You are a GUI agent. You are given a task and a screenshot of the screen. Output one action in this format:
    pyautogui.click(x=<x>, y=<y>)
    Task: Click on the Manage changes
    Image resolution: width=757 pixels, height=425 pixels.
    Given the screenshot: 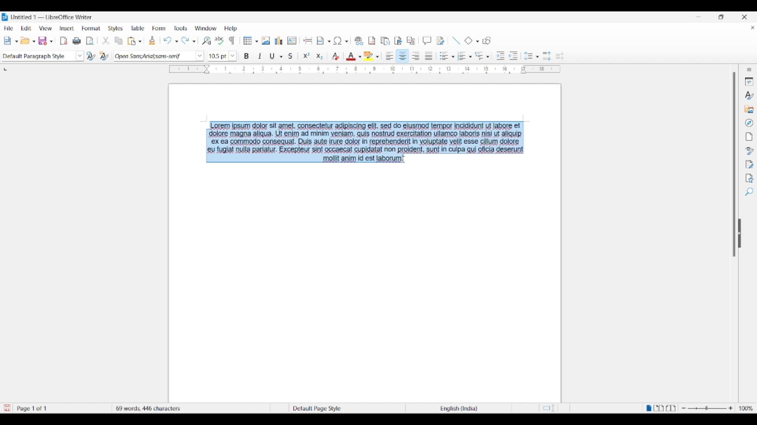 What is the action you would take?
    pyautogui.click(x=750, y=164)
    